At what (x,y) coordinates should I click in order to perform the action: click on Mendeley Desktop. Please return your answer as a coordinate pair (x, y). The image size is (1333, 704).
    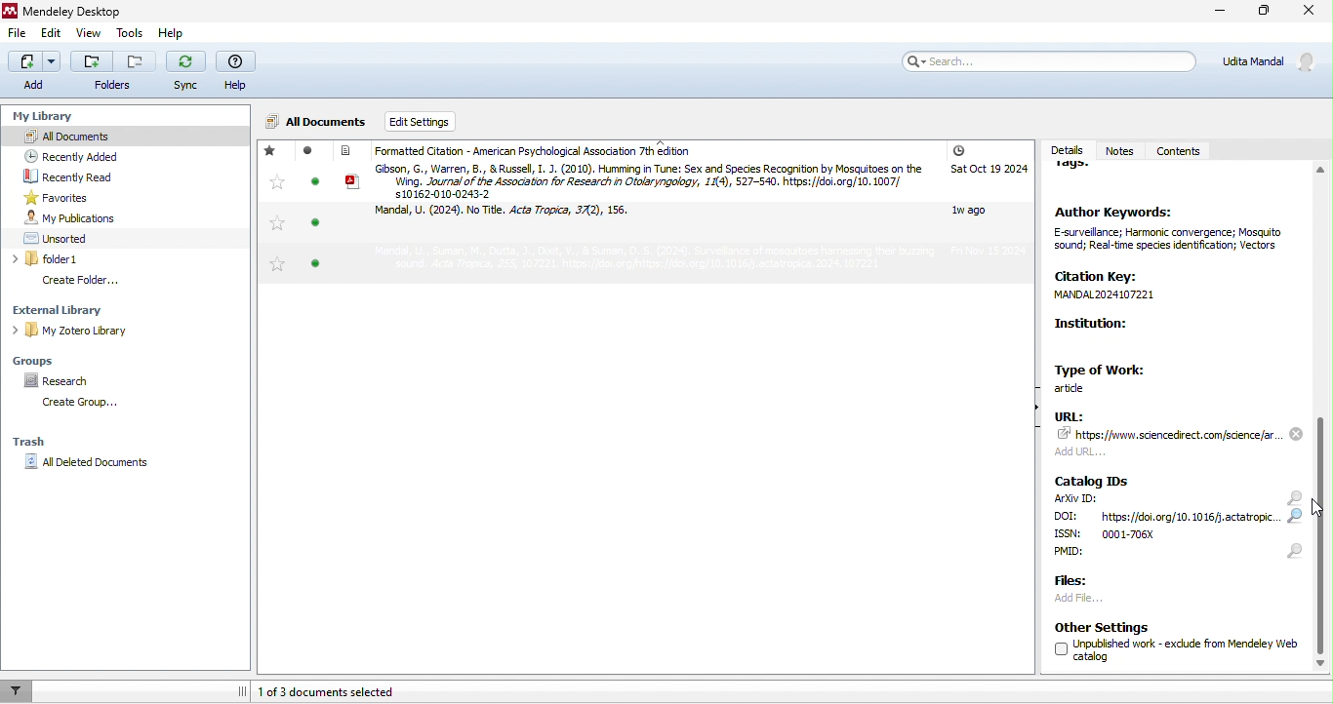
    Looking at the image, I should click on (66, 12).